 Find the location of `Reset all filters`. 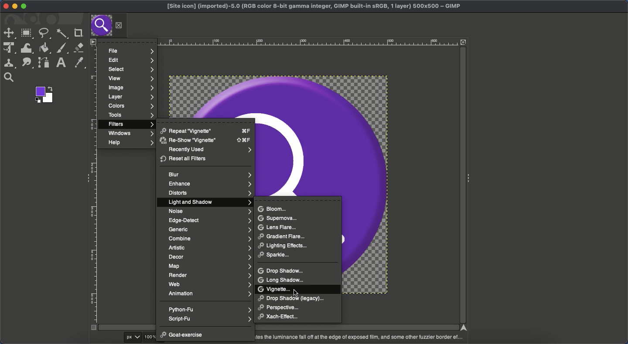

Reset all filters is located at coordinates (184, 159).